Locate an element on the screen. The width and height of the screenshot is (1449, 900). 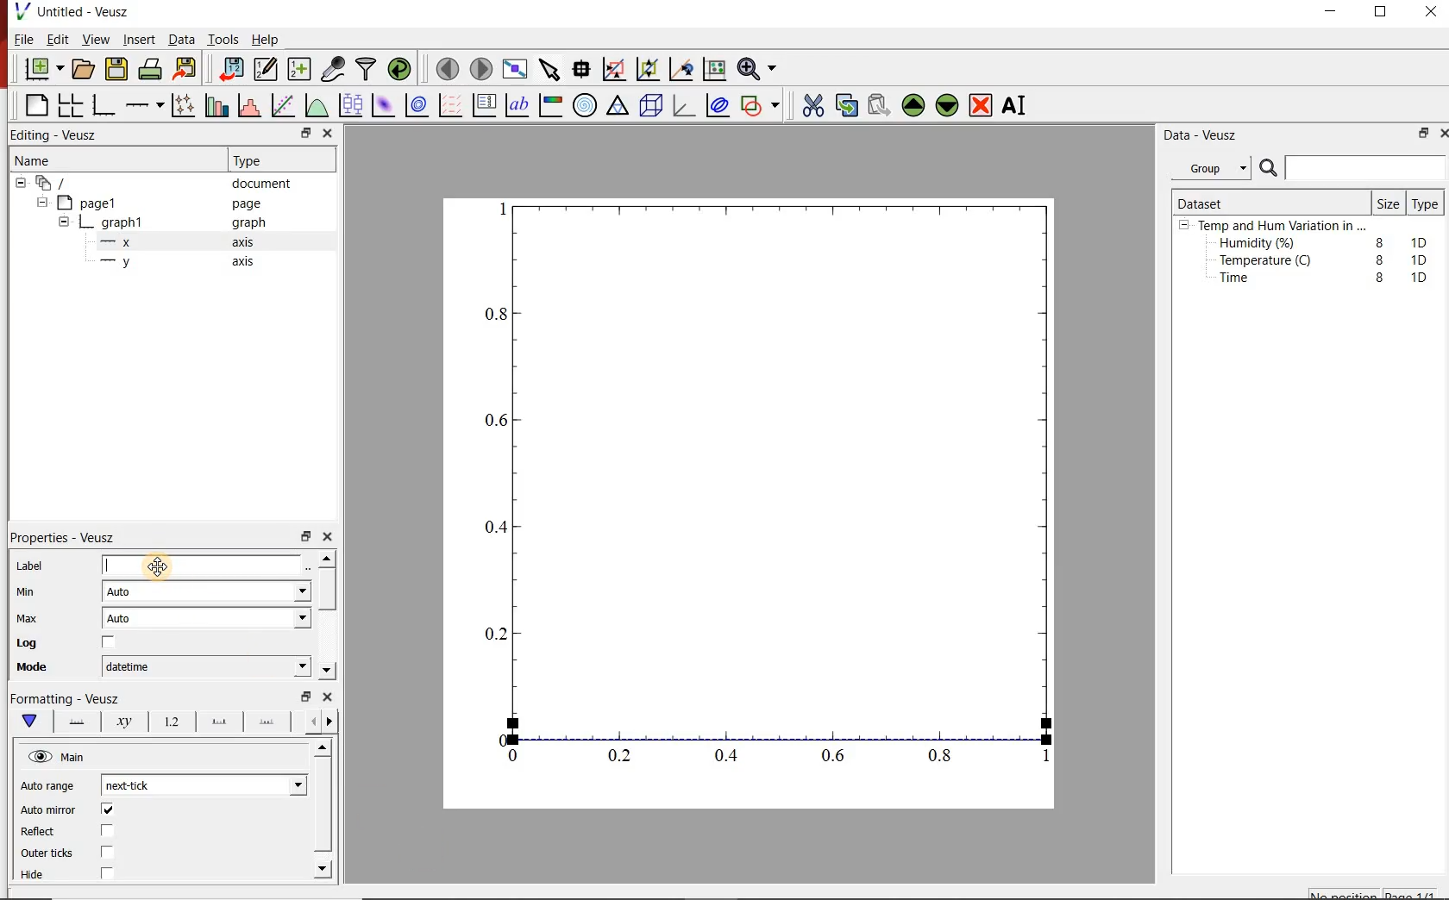
graph is located at coordinates (248, 224).